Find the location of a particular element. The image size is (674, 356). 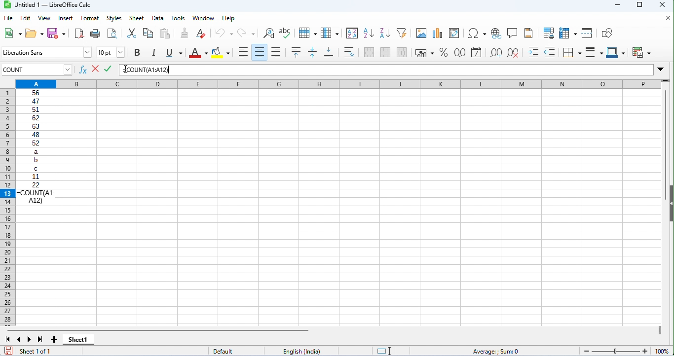

data is located at coordinates (157, 19).